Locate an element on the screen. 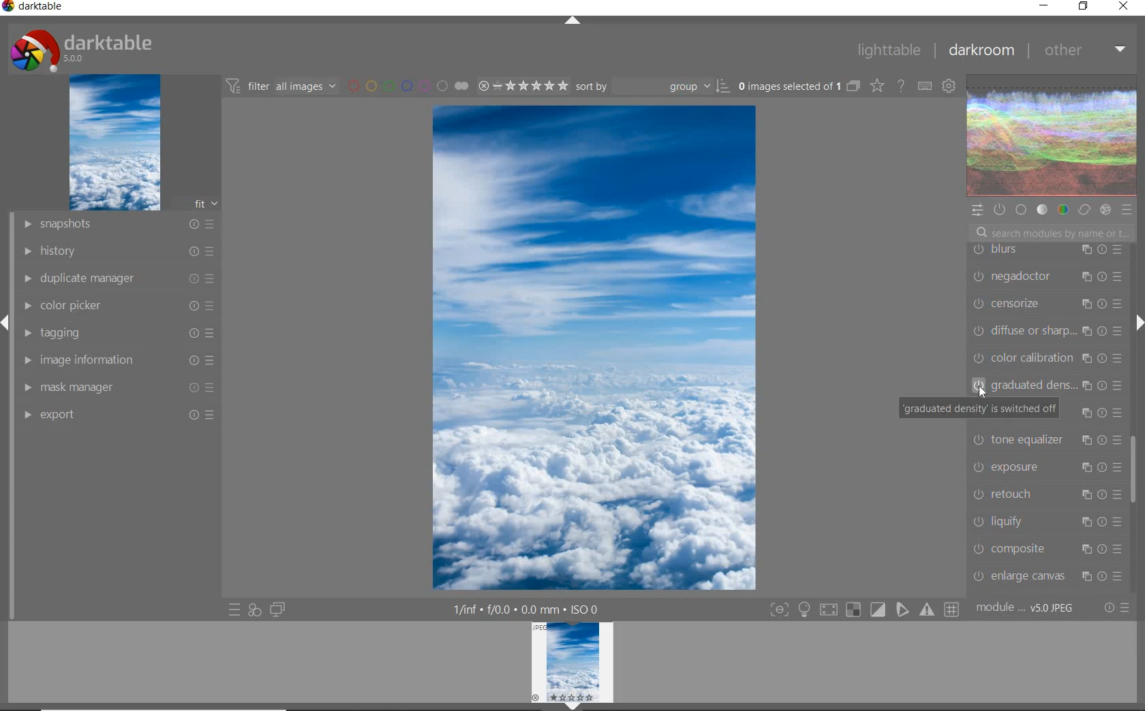  color calibration is located at coordinates (1048, 358).